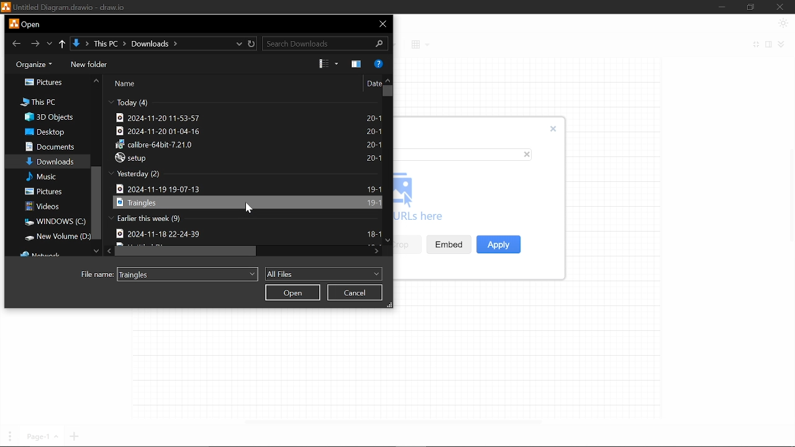 The height and width of the screenshot is (447, 795). Describe the element at coordinates (319, 63) in the screenshot. I see `Change View` at that location.